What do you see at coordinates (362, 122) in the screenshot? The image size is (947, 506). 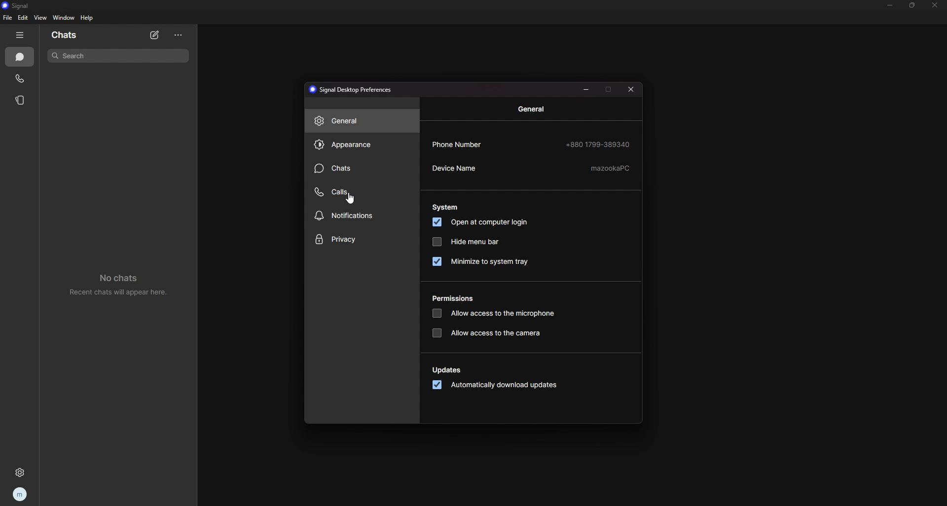 I see `general` at bounding box center [362, 122].